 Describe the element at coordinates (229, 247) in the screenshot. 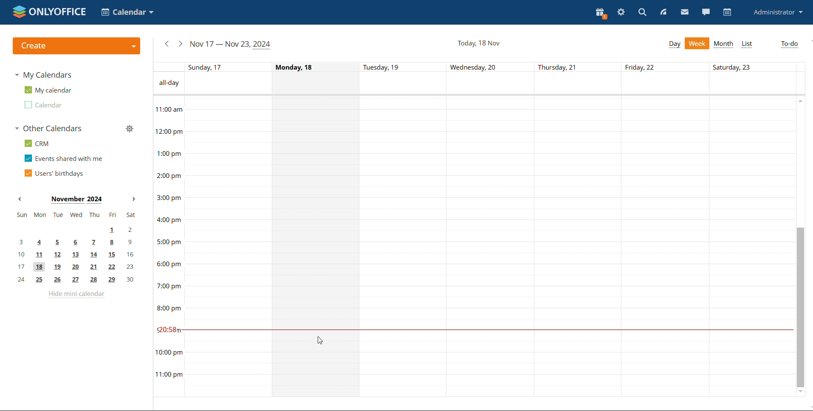

I see `Sunday` at that location.